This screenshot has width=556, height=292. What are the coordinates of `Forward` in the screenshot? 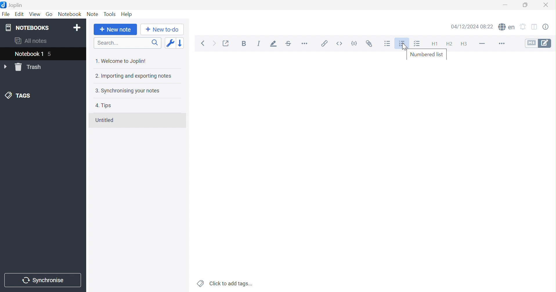 It's located at (214, 43).